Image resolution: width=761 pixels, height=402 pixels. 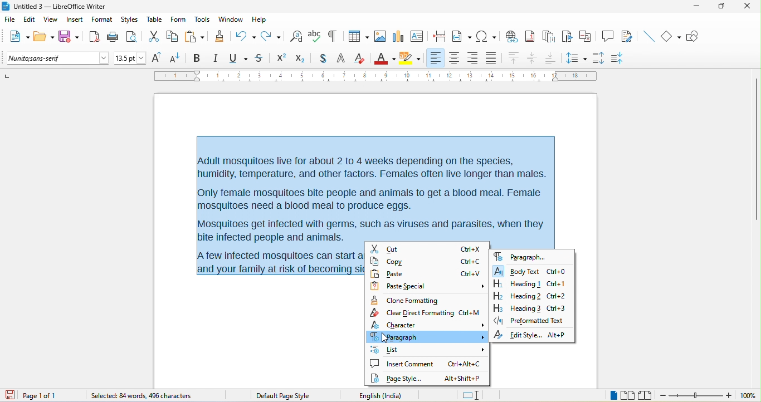 I want to click on book view, so click(x=647, y=395).